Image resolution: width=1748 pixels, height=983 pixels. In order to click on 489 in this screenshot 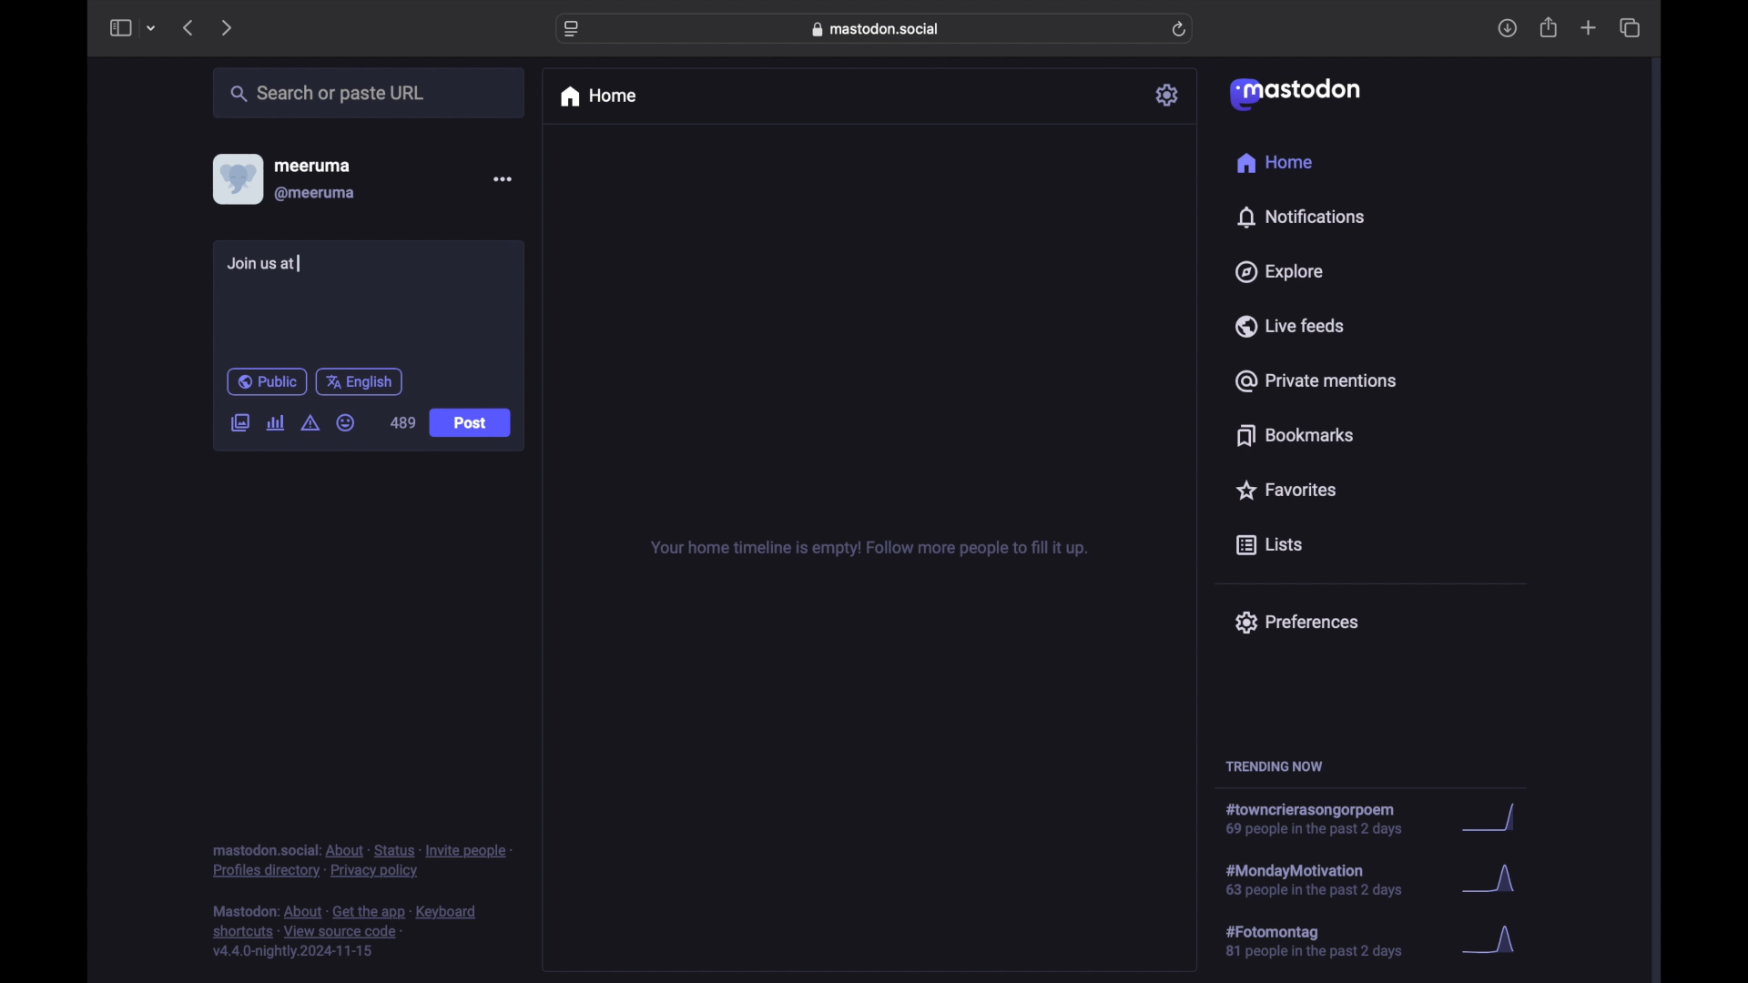, I will do `click(402, 422)`.